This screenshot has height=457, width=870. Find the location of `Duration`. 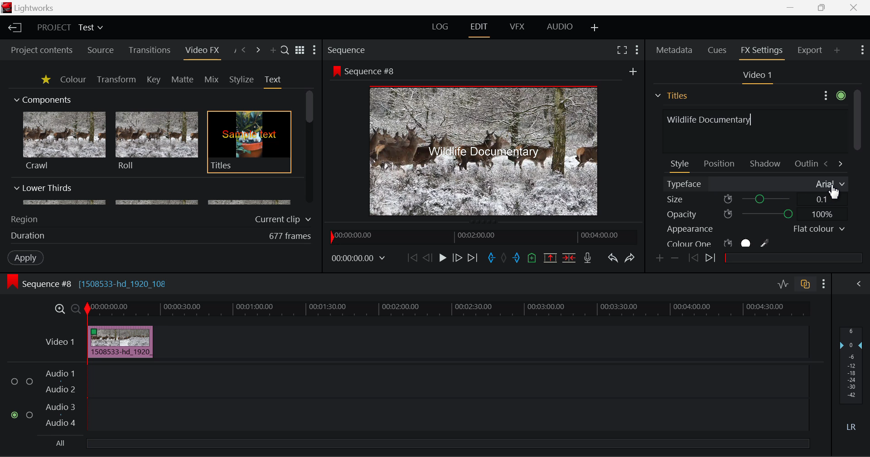

Duration is located at coordinates (29, 236).